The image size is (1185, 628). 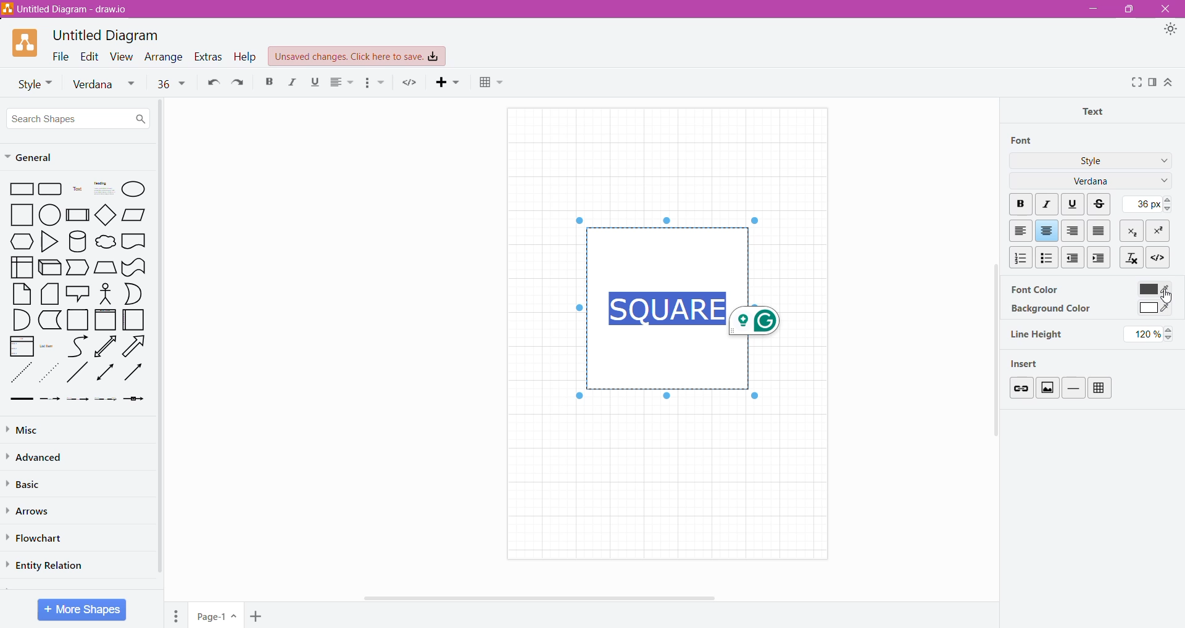 What do you see at coordinates (77, 347) in the screenshot?
I see `Curved Line` at bounding box center [77, 347].